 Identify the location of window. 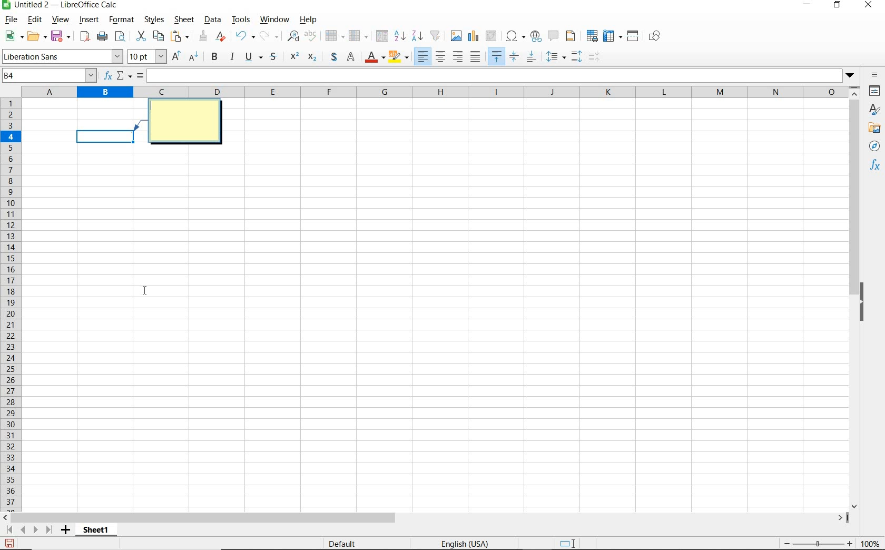
(273, 19).